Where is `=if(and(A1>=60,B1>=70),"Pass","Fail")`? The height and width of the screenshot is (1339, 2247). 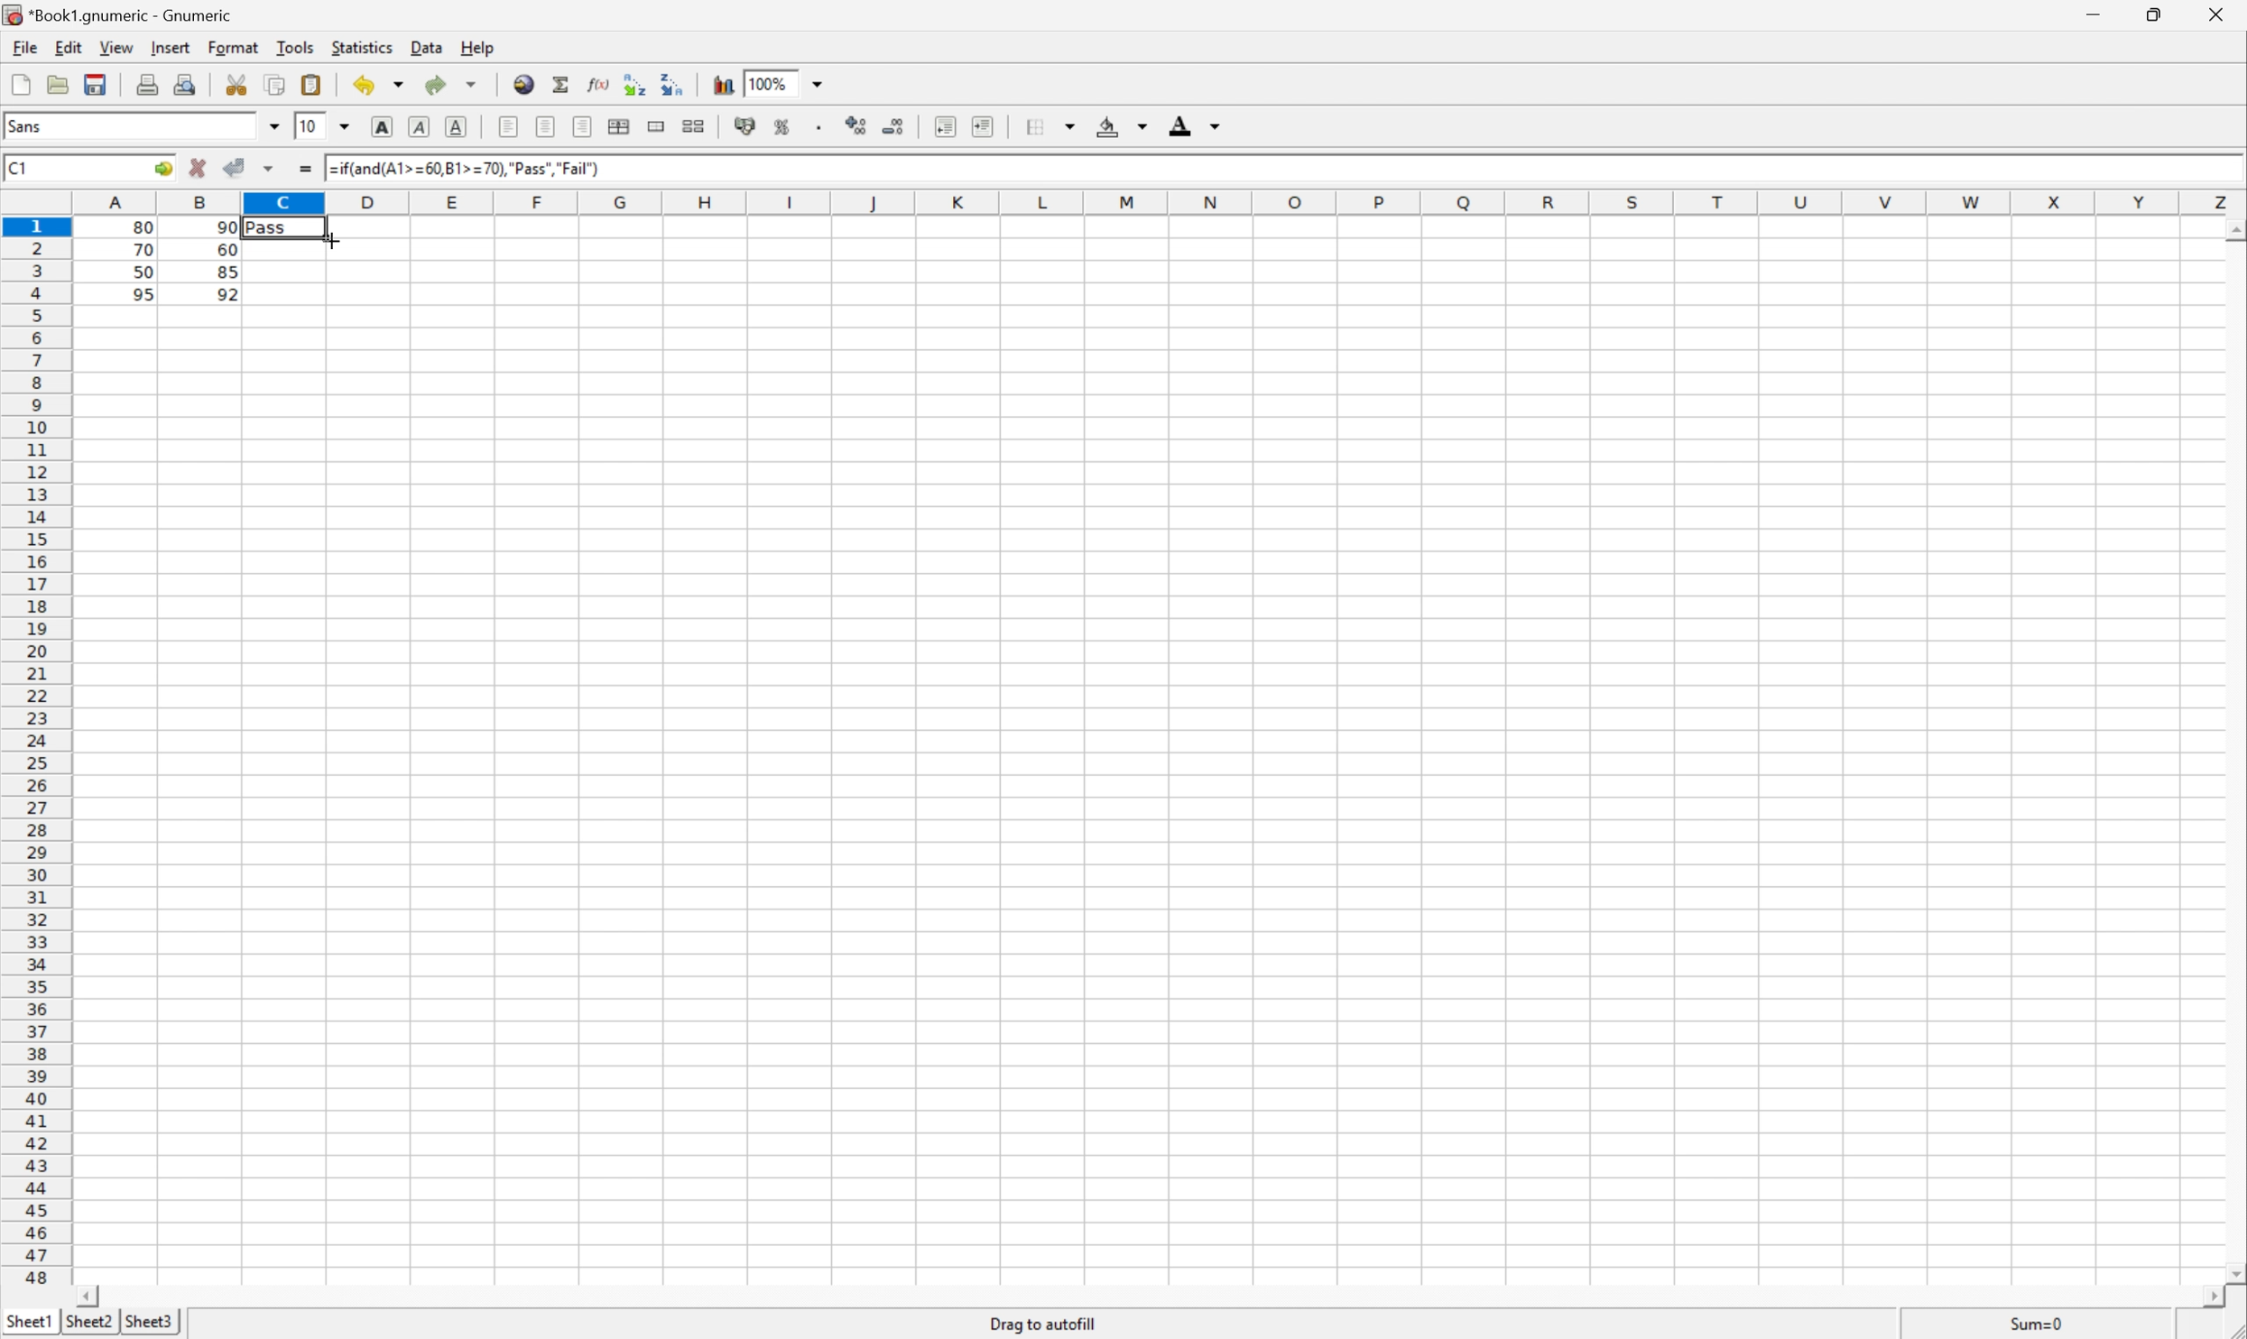
=if(and(A1>=60,B1>=70),"Pass","Fail") is located at coordinates (477, 170).